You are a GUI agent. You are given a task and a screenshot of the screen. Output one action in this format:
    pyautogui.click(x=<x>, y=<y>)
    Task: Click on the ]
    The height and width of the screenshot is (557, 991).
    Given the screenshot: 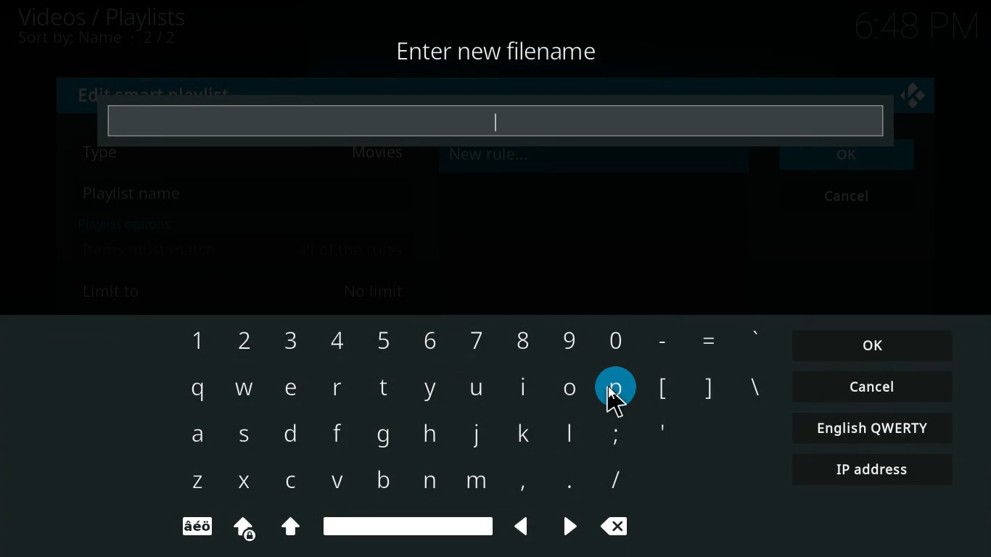 What is the action you would take?
    pyautogui.click(x=707, y=387)
    